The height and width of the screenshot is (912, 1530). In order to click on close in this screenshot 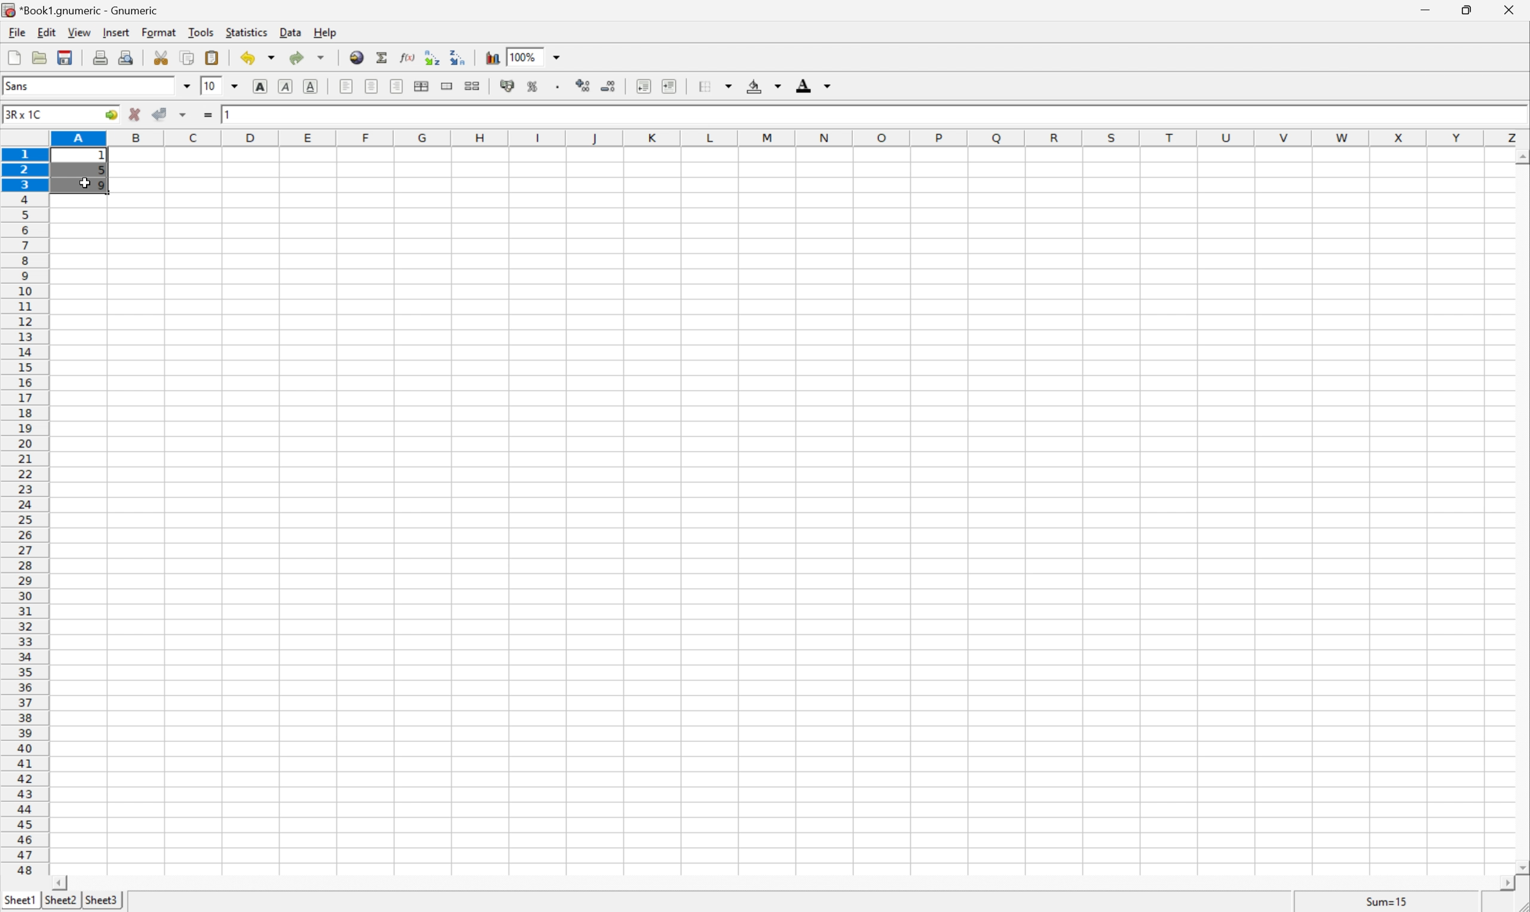, I will do `click(1516, 10)`.